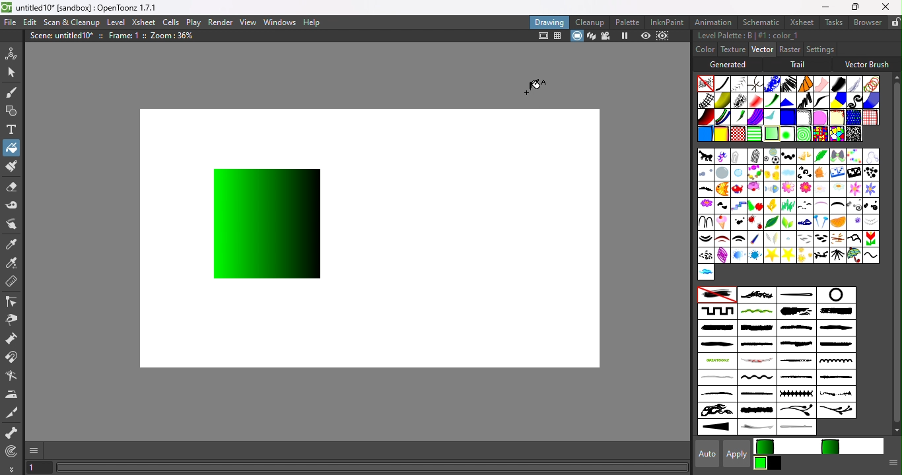  I want to click on Dashes, so click(788, 83).